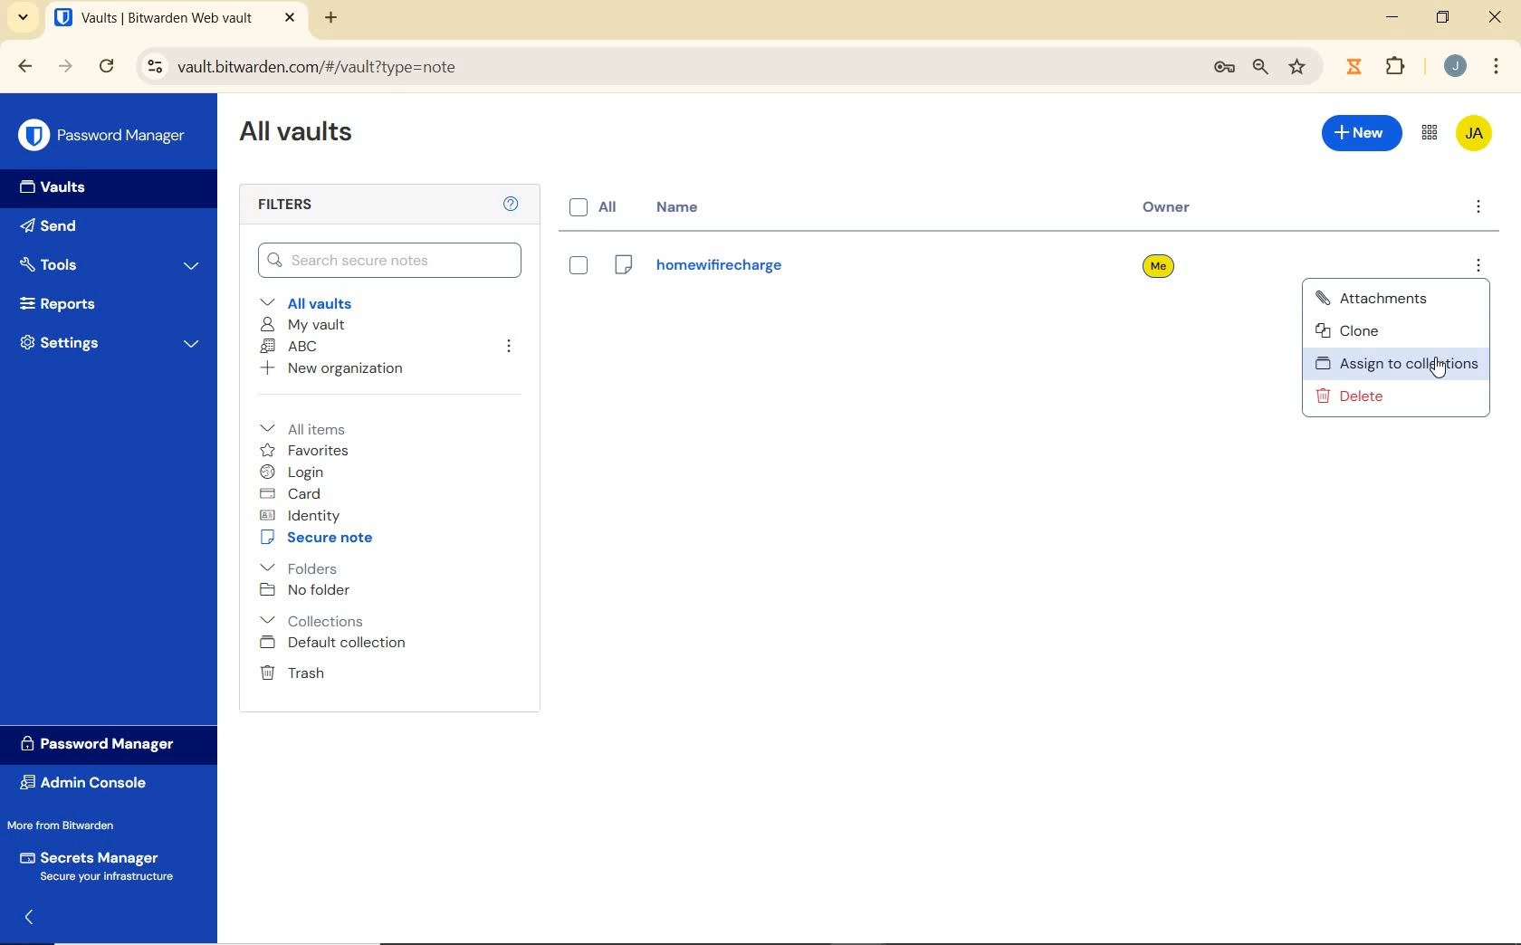 Image resolution: width=1521 pixels, height=945 pixels. I want to click on Plugins, so click(1399, 64).